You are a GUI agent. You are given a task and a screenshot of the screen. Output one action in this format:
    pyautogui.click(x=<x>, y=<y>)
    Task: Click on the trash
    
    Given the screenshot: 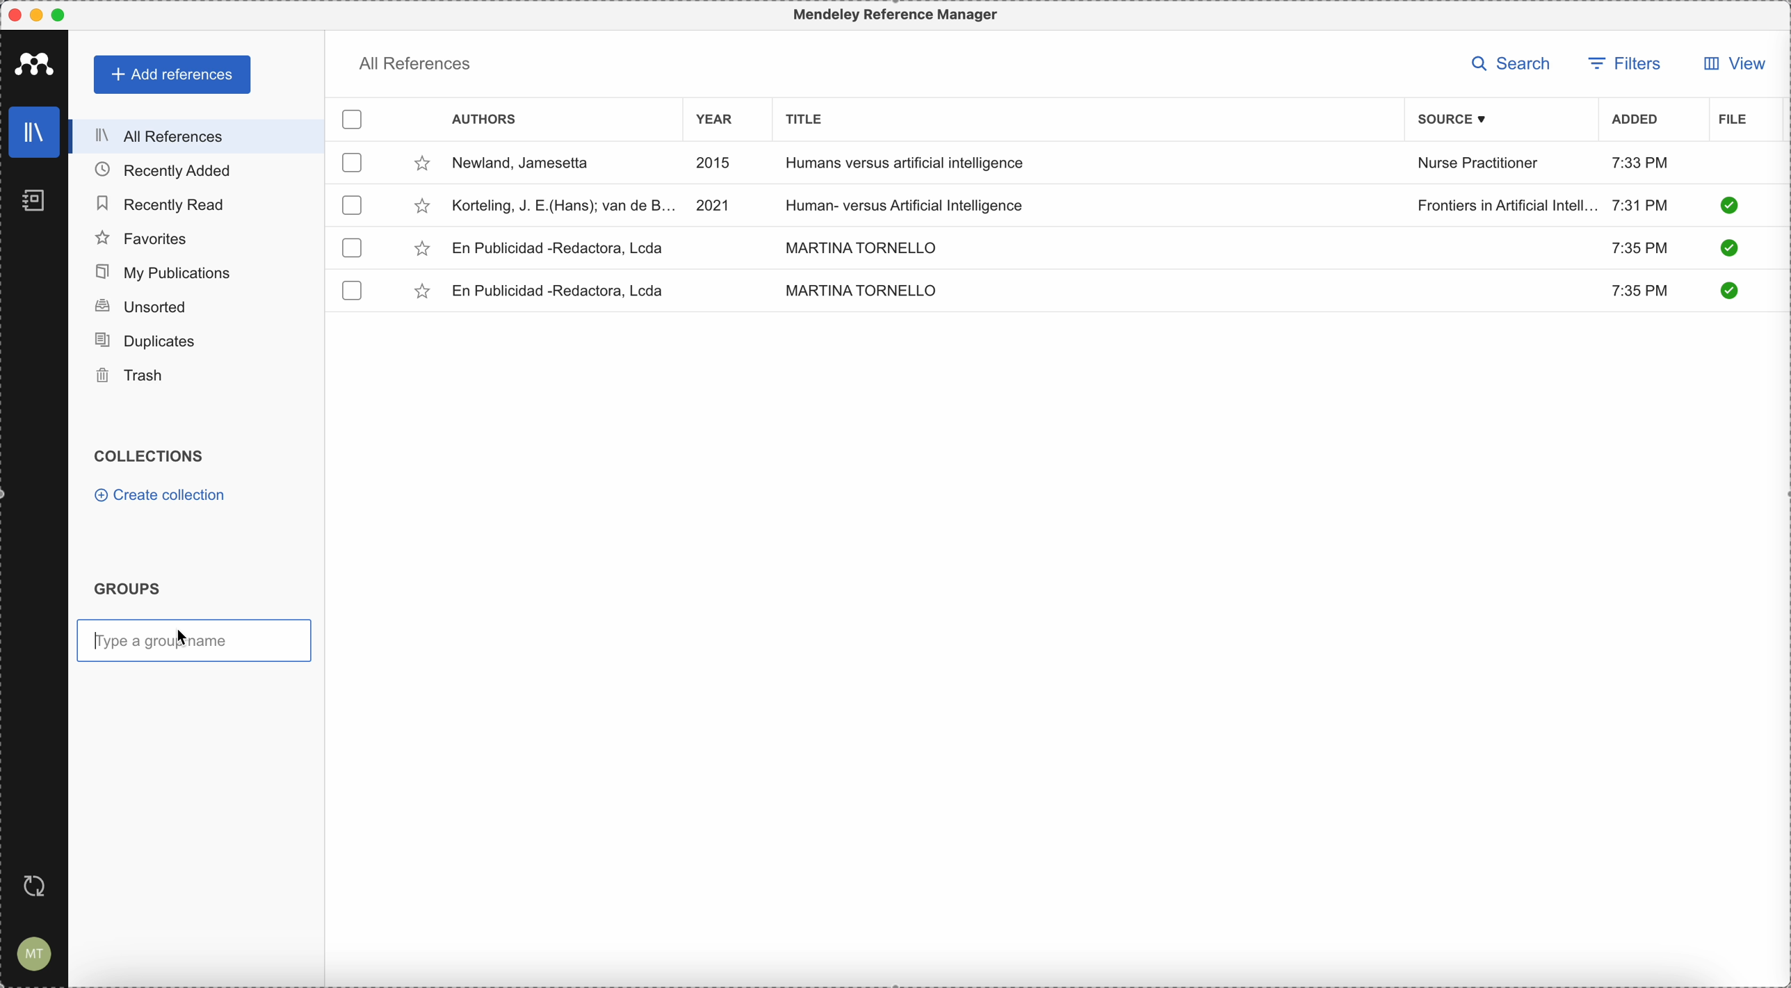 What is the action you would take?
    pyautogui.click(x=132, y=376)
    